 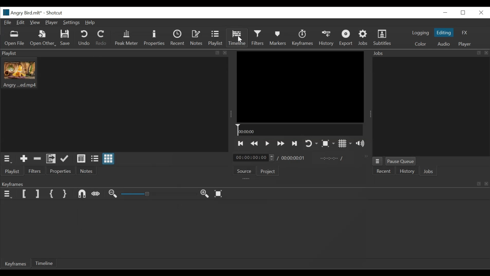 I want to click on Pause Queue, so click(x=400, y=161).